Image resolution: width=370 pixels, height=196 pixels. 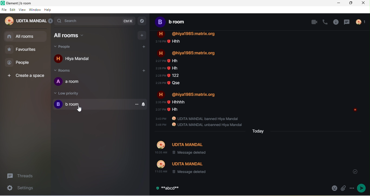 What do you see at coordinates (95, 21) in the screenshot?
I see `search` at bounding box center [95, 21].